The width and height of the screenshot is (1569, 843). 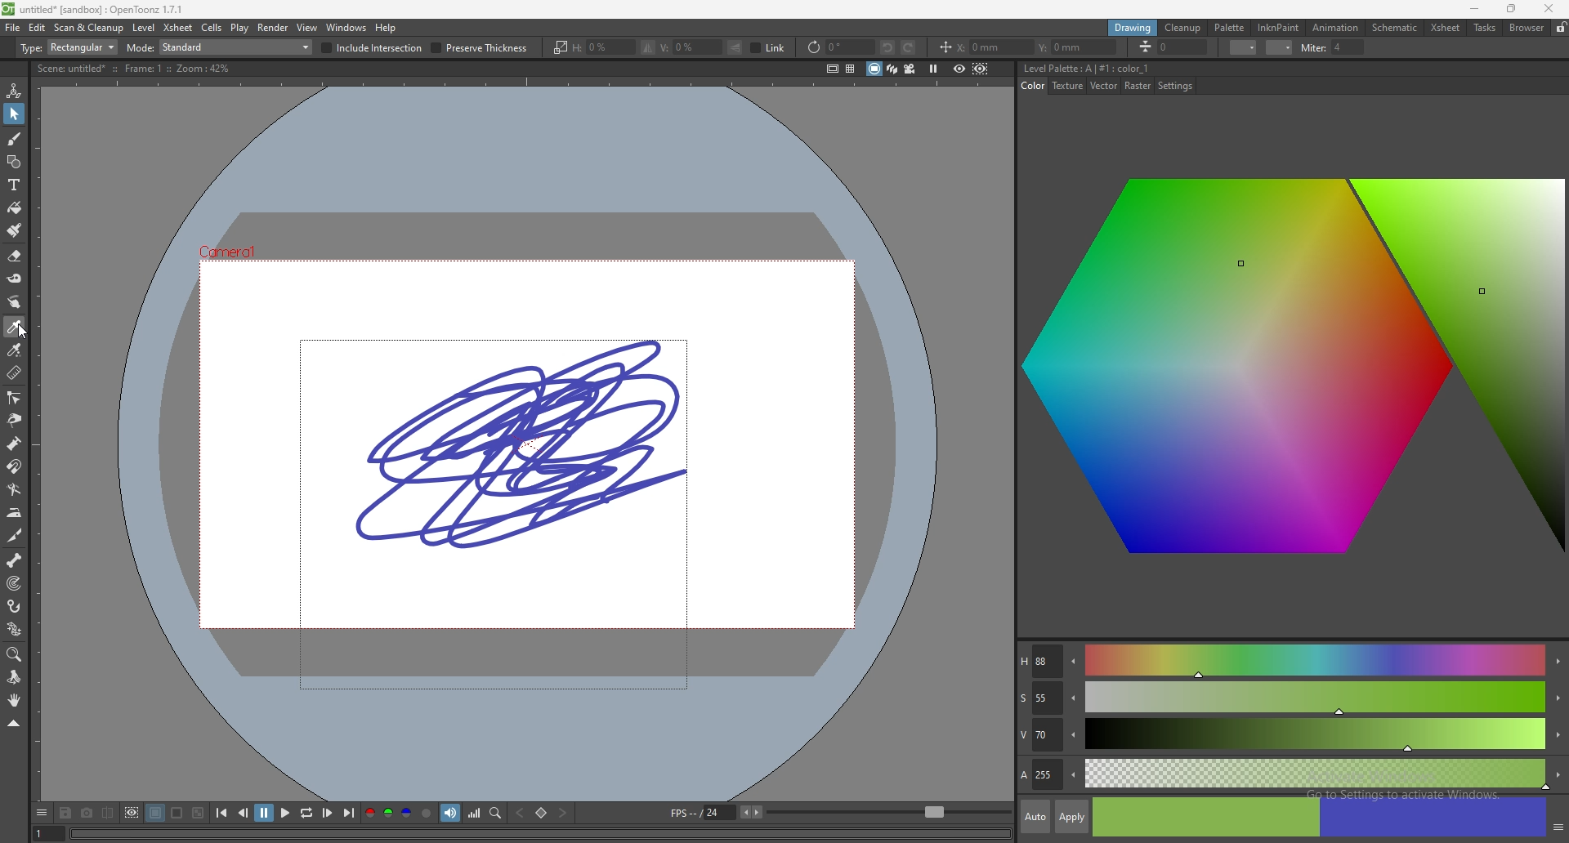 What do you see at coordinates (887, 48) in the screenshot?
I see `rotate selection left` at bounding box center [887, 48].